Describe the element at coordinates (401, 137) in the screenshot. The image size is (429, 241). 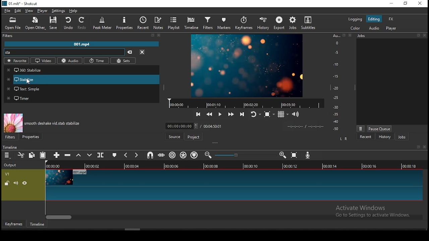
I see `jobs` at that location.